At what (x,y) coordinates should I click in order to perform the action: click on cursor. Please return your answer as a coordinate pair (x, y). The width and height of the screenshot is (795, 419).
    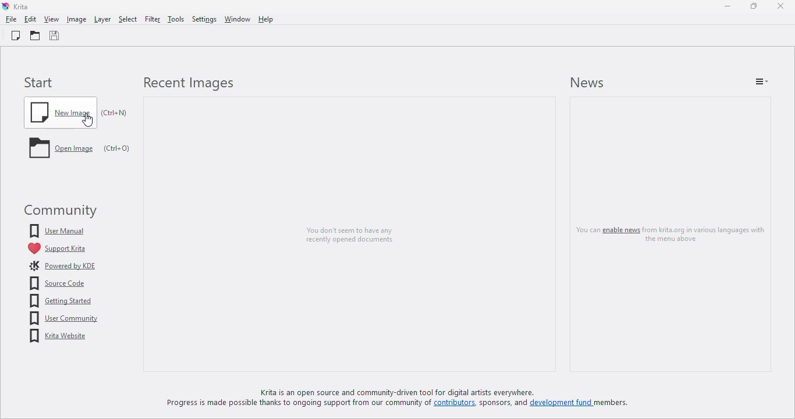
    Looking at the image, I should click on (87, 120).